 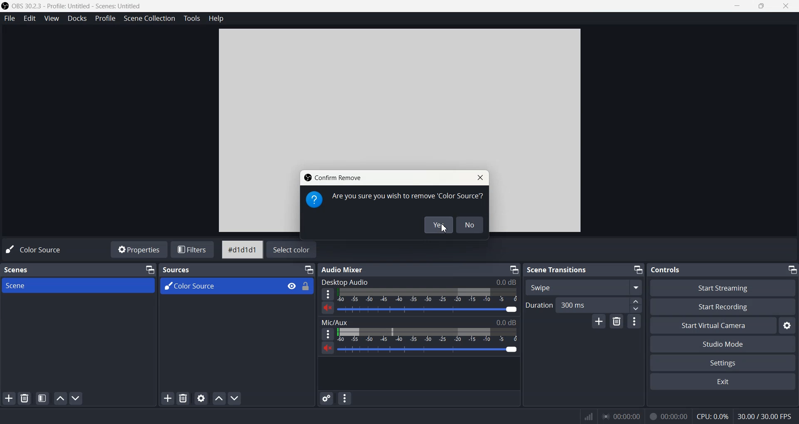 I want to click on Unmute/ Mute, so click(x=328, y=348).